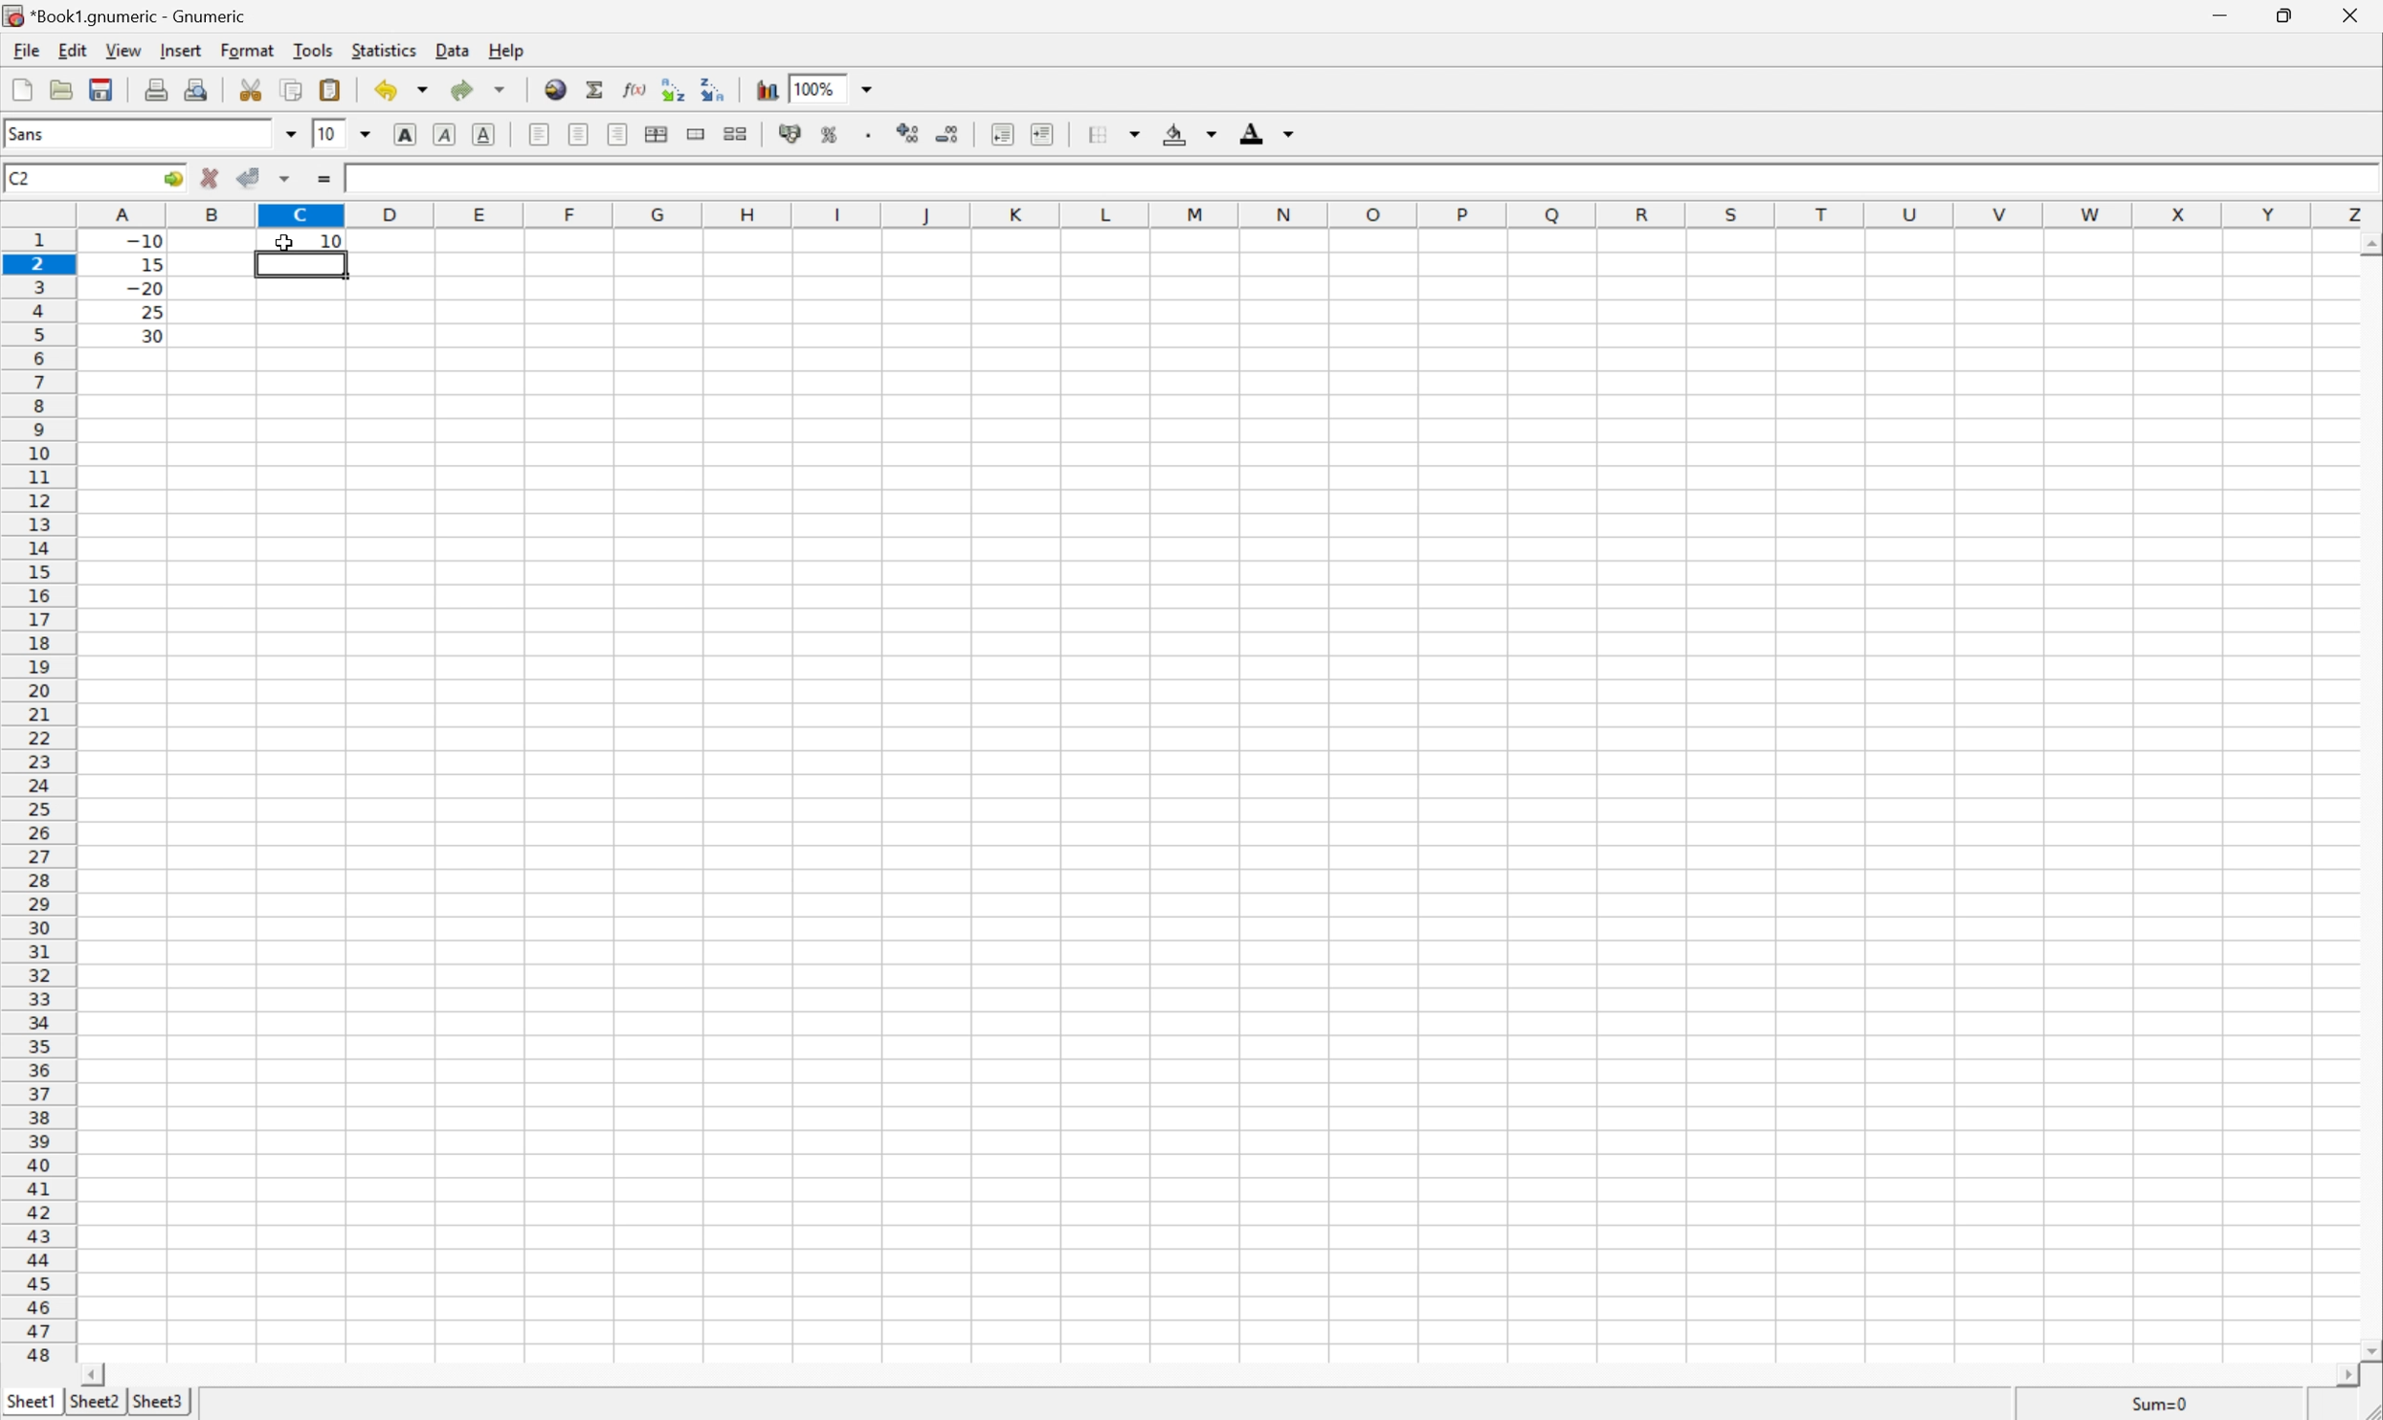 This screenshot has height=1420, width=2383. I want to click on Foreground, so click(1250, 137).